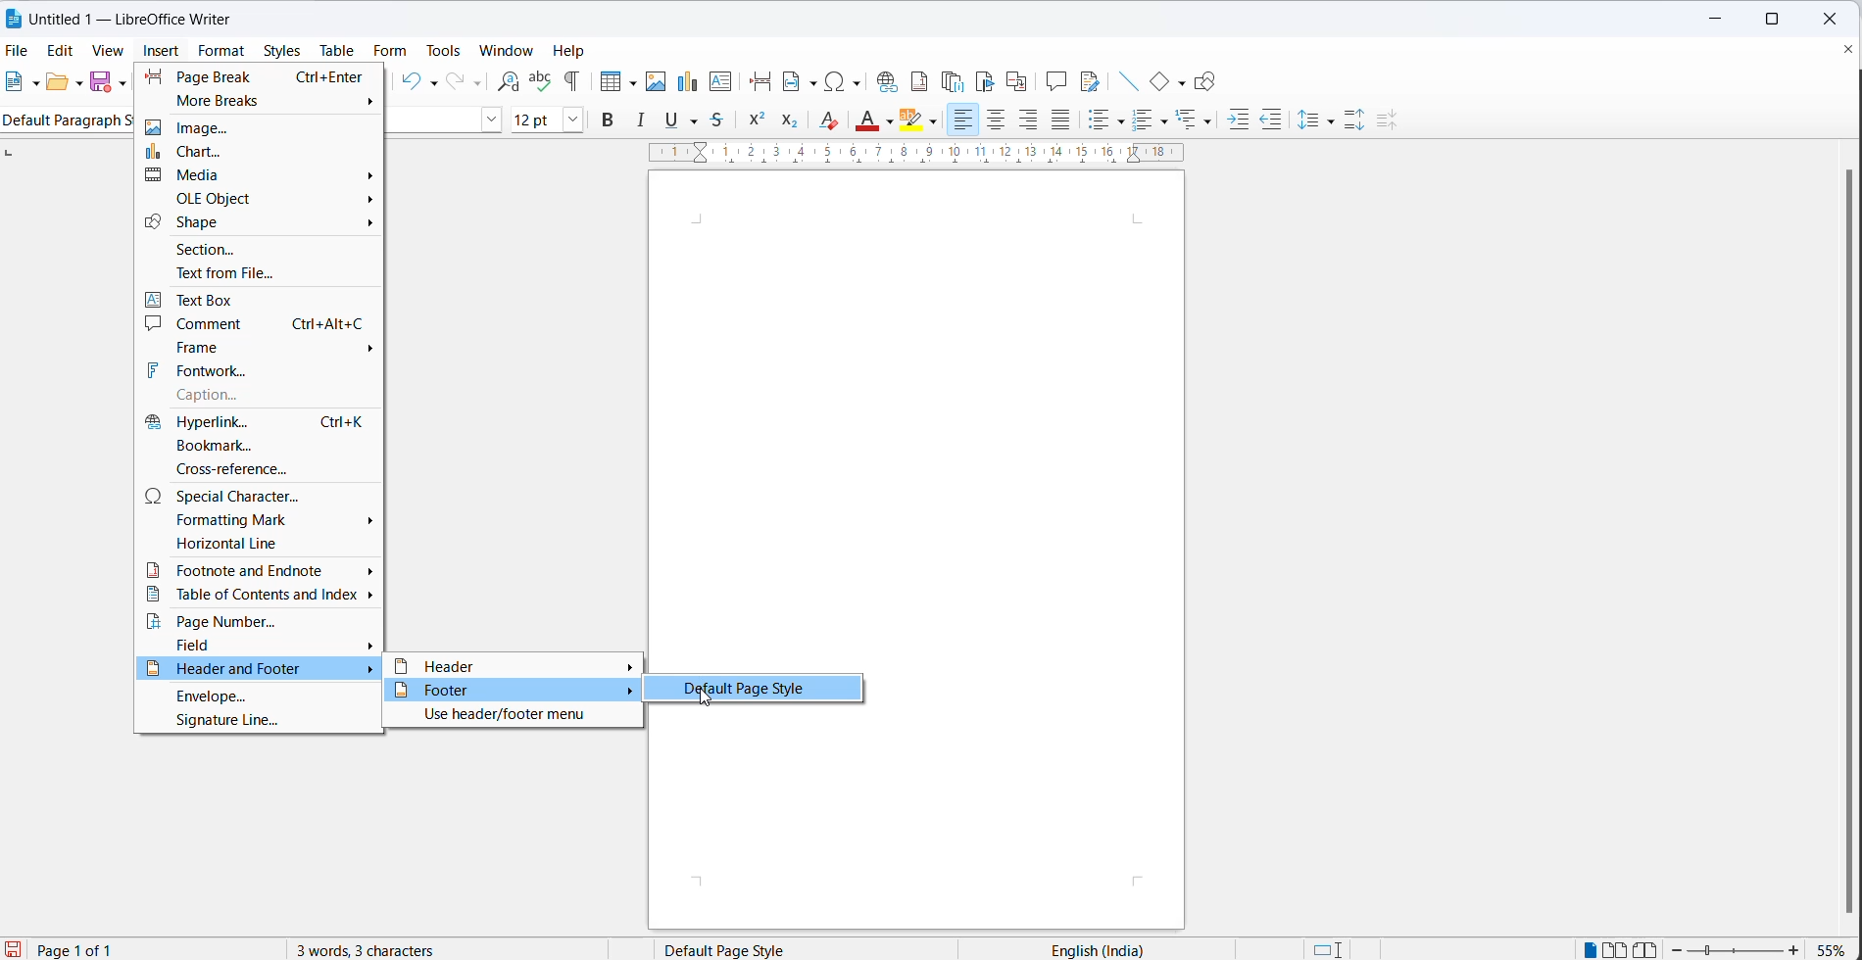  I want to click on justified, so click(1062, 120).